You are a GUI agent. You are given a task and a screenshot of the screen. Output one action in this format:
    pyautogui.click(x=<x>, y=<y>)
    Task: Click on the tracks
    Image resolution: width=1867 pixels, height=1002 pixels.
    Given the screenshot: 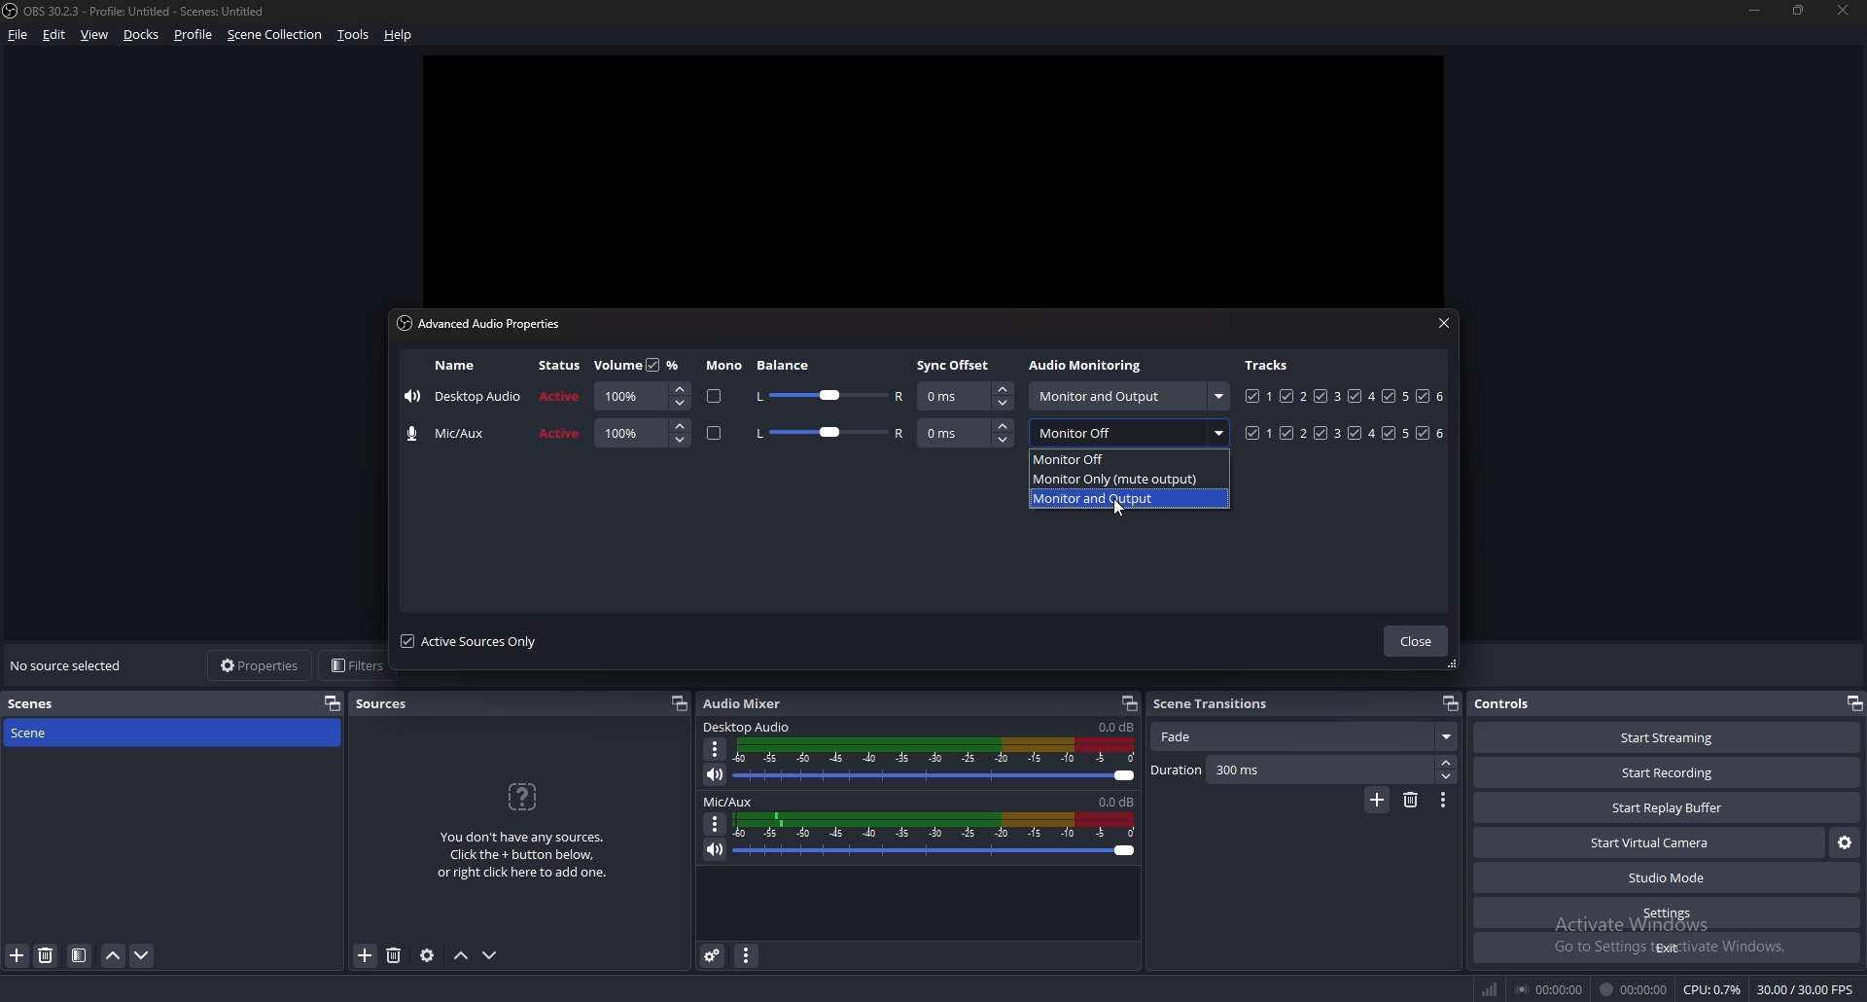 What is the action you would take?
    pyautogui.click(x=1269, y=365)
    